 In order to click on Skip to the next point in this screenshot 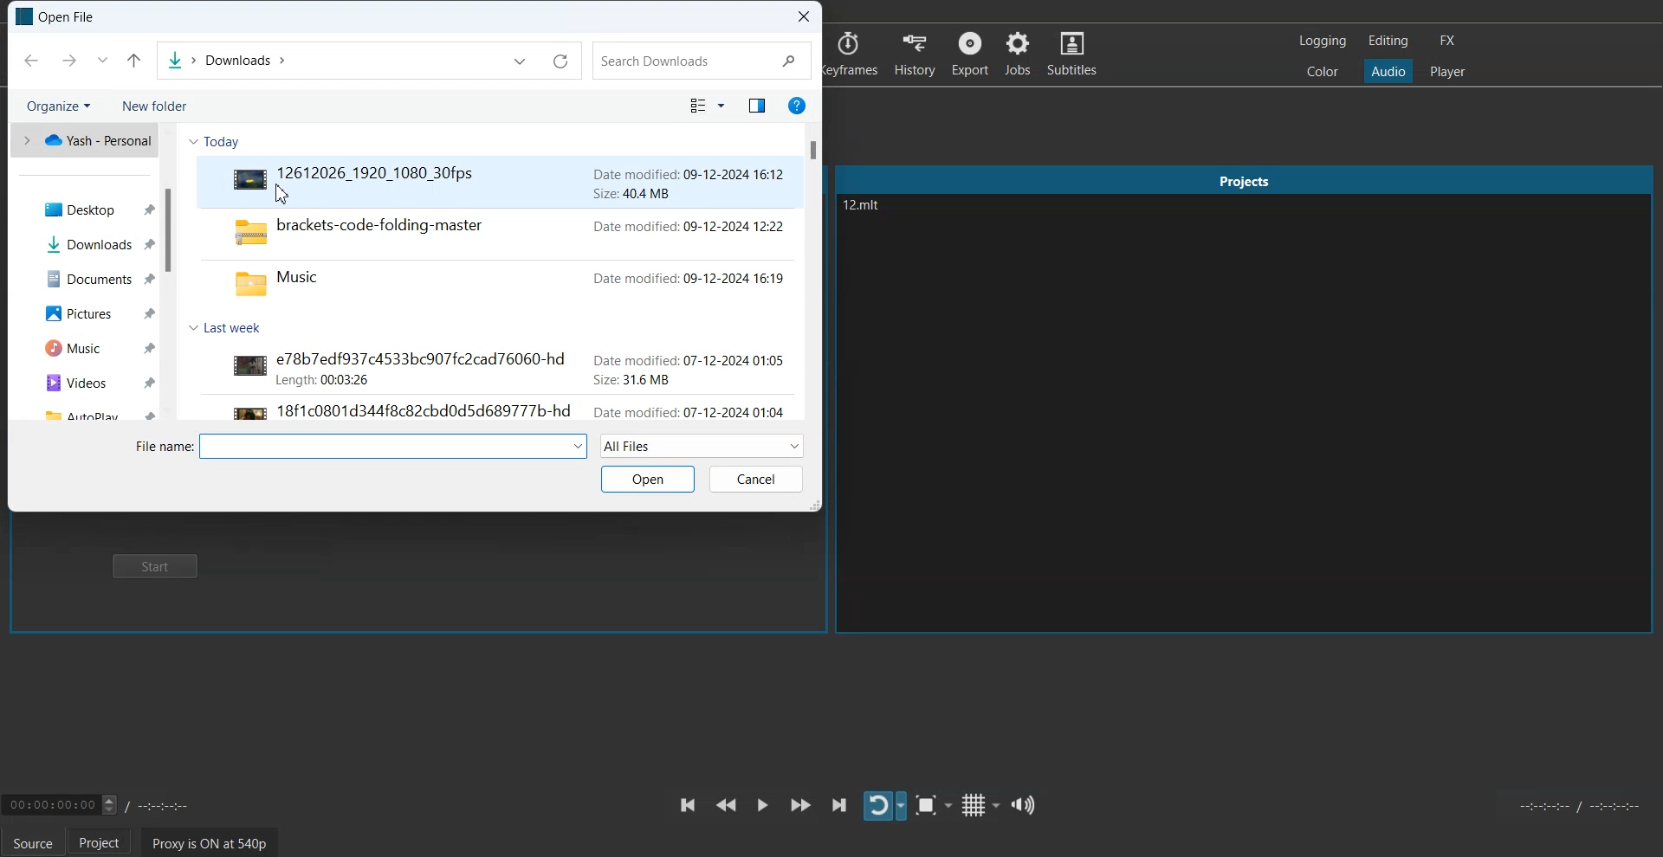, I will do `click(839, 804)`.